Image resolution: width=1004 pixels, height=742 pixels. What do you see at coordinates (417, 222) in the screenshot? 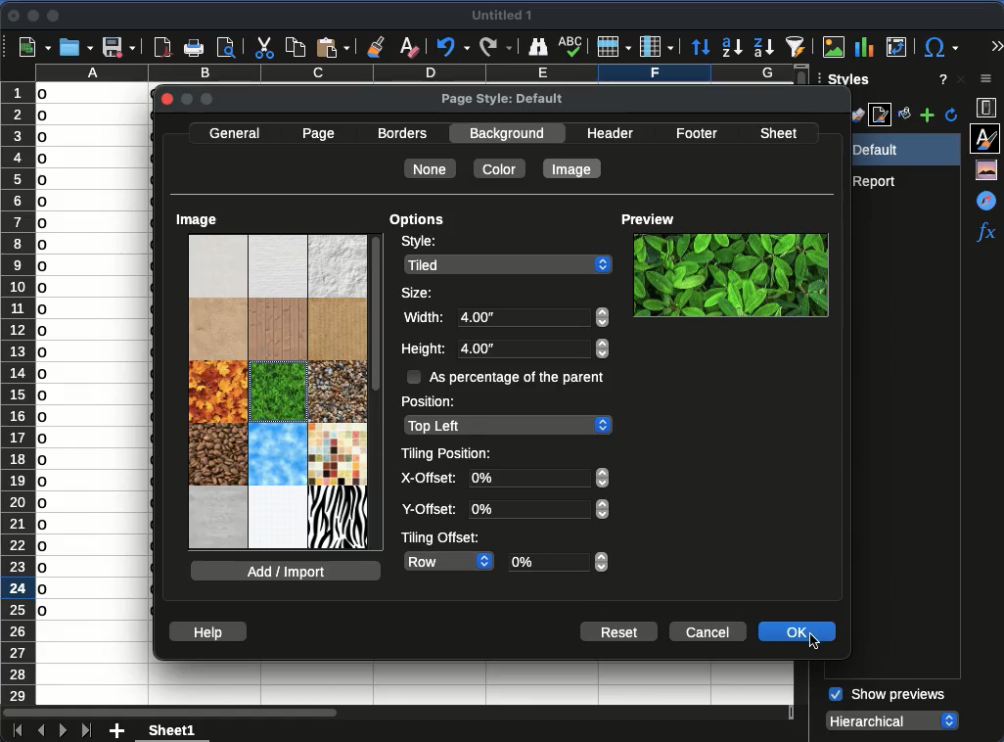
I see `options` at bounding box center [417, 222].